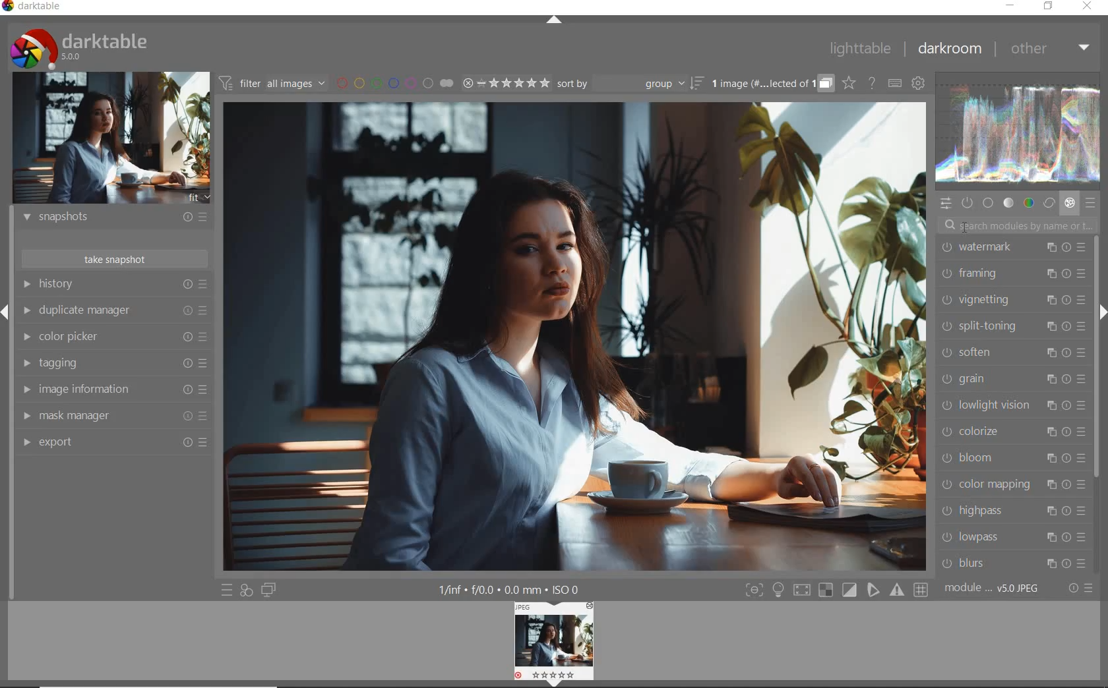  I want to click on grouped images, so click(772, 84).